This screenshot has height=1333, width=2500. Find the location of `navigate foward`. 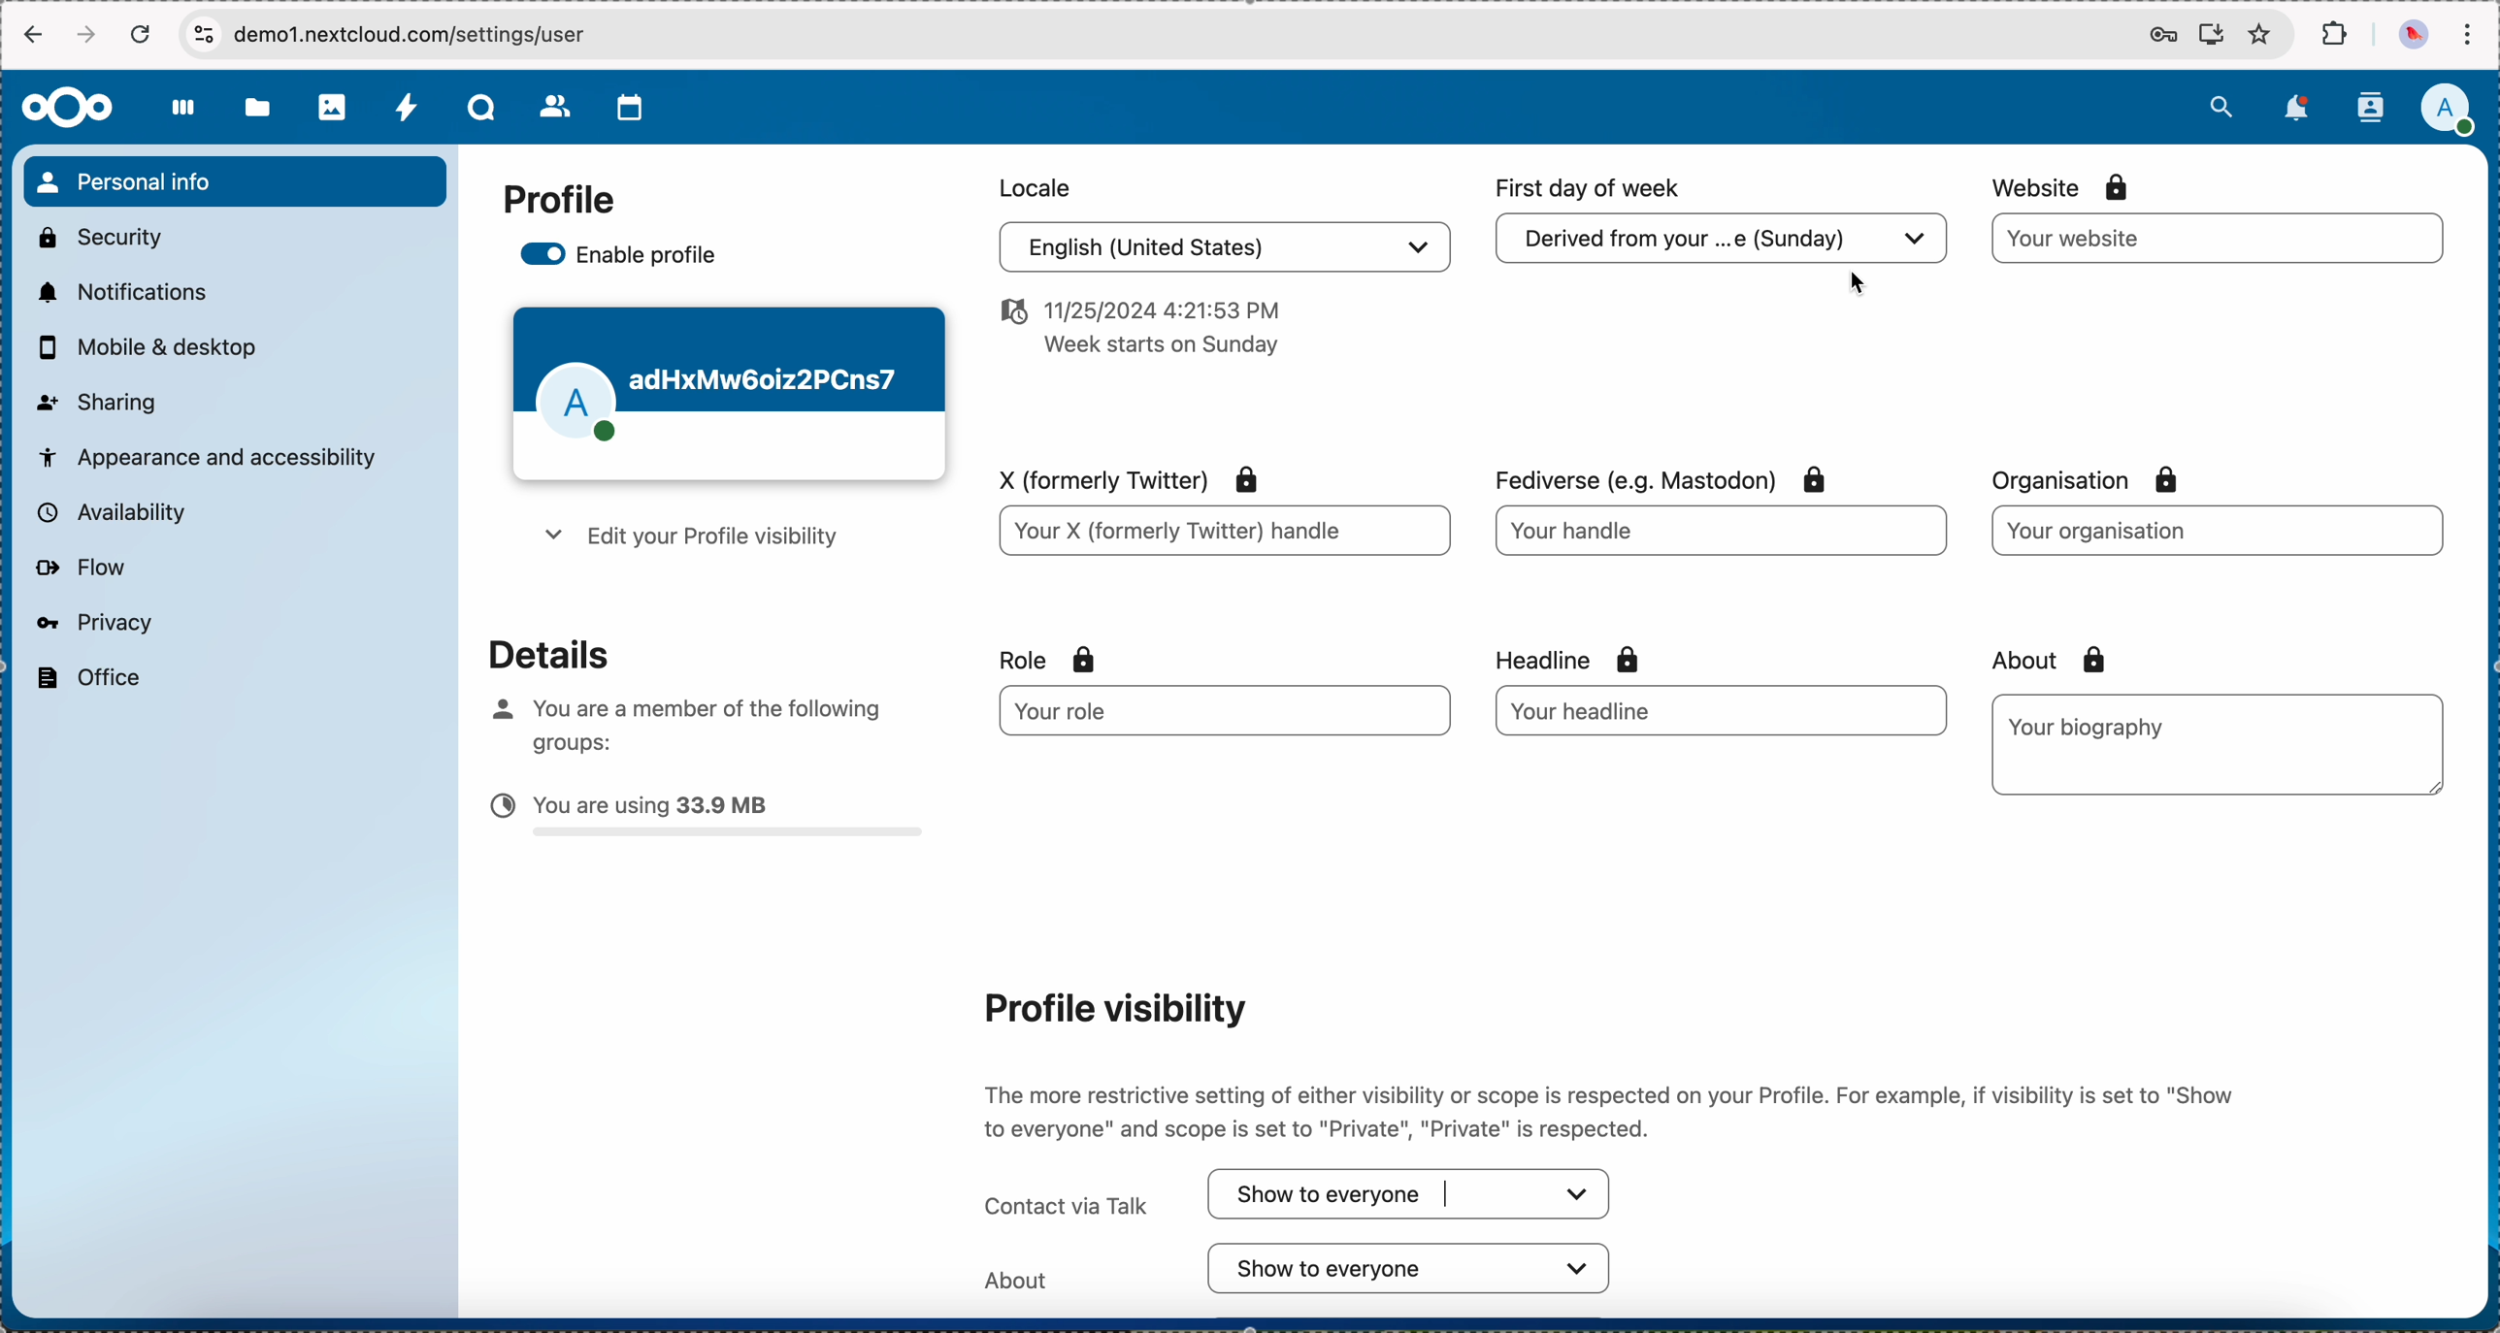

navigate foward is located at coordinates (89, 35).